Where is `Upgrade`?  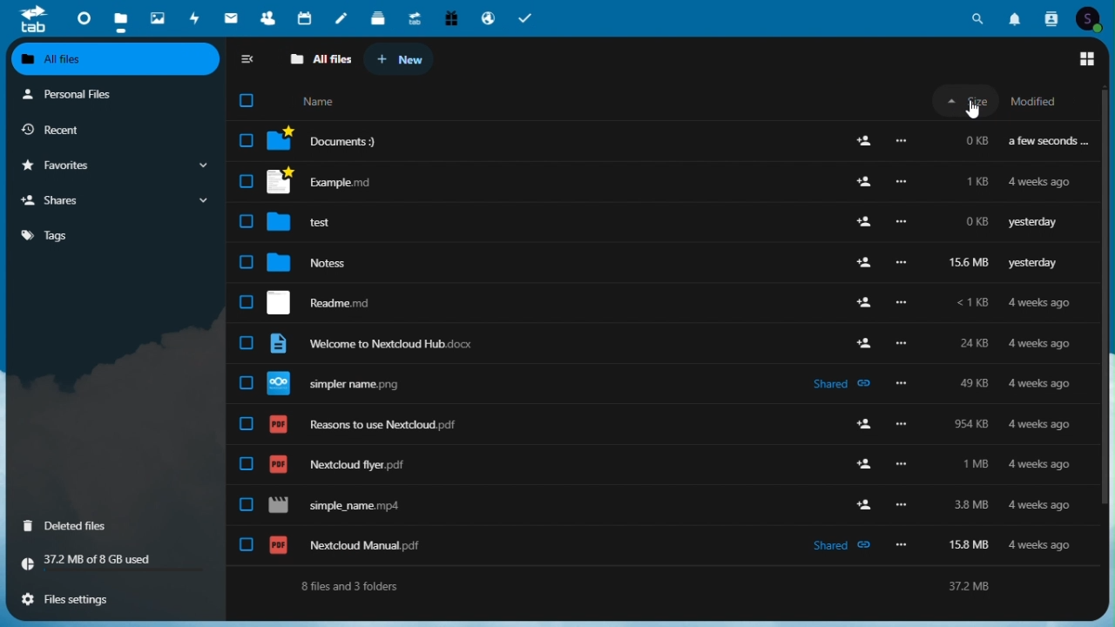
Upgrade is located at coordinates (414, 15).